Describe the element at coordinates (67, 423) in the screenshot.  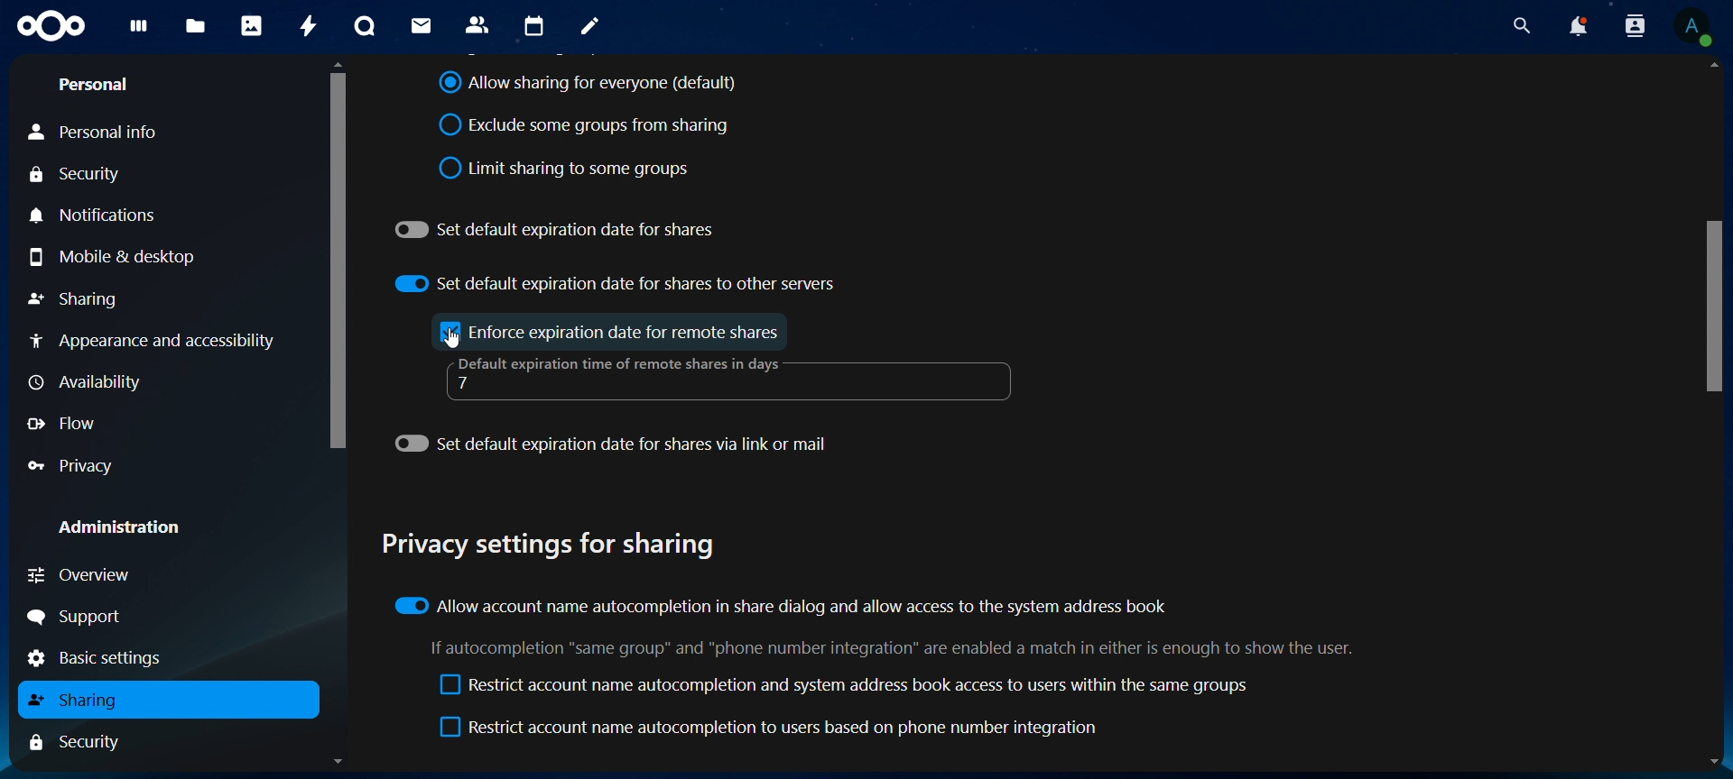
I see `flow` at that location.